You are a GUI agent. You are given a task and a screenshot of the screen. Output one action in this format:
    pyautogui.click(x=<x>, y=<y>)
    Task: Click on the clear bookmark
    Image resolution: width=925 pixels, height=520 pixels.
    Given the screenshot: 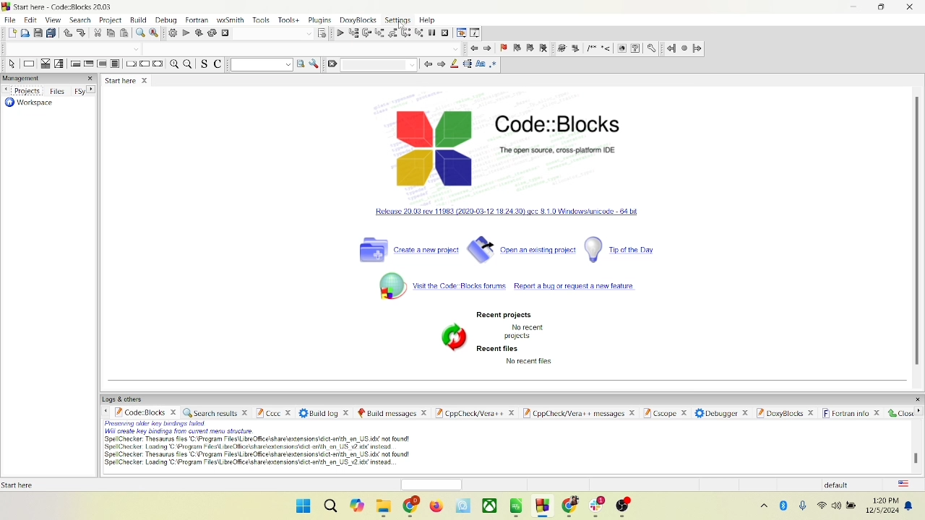 What is the action you would take?
    pyautogui.click(x=543, y=47)
    